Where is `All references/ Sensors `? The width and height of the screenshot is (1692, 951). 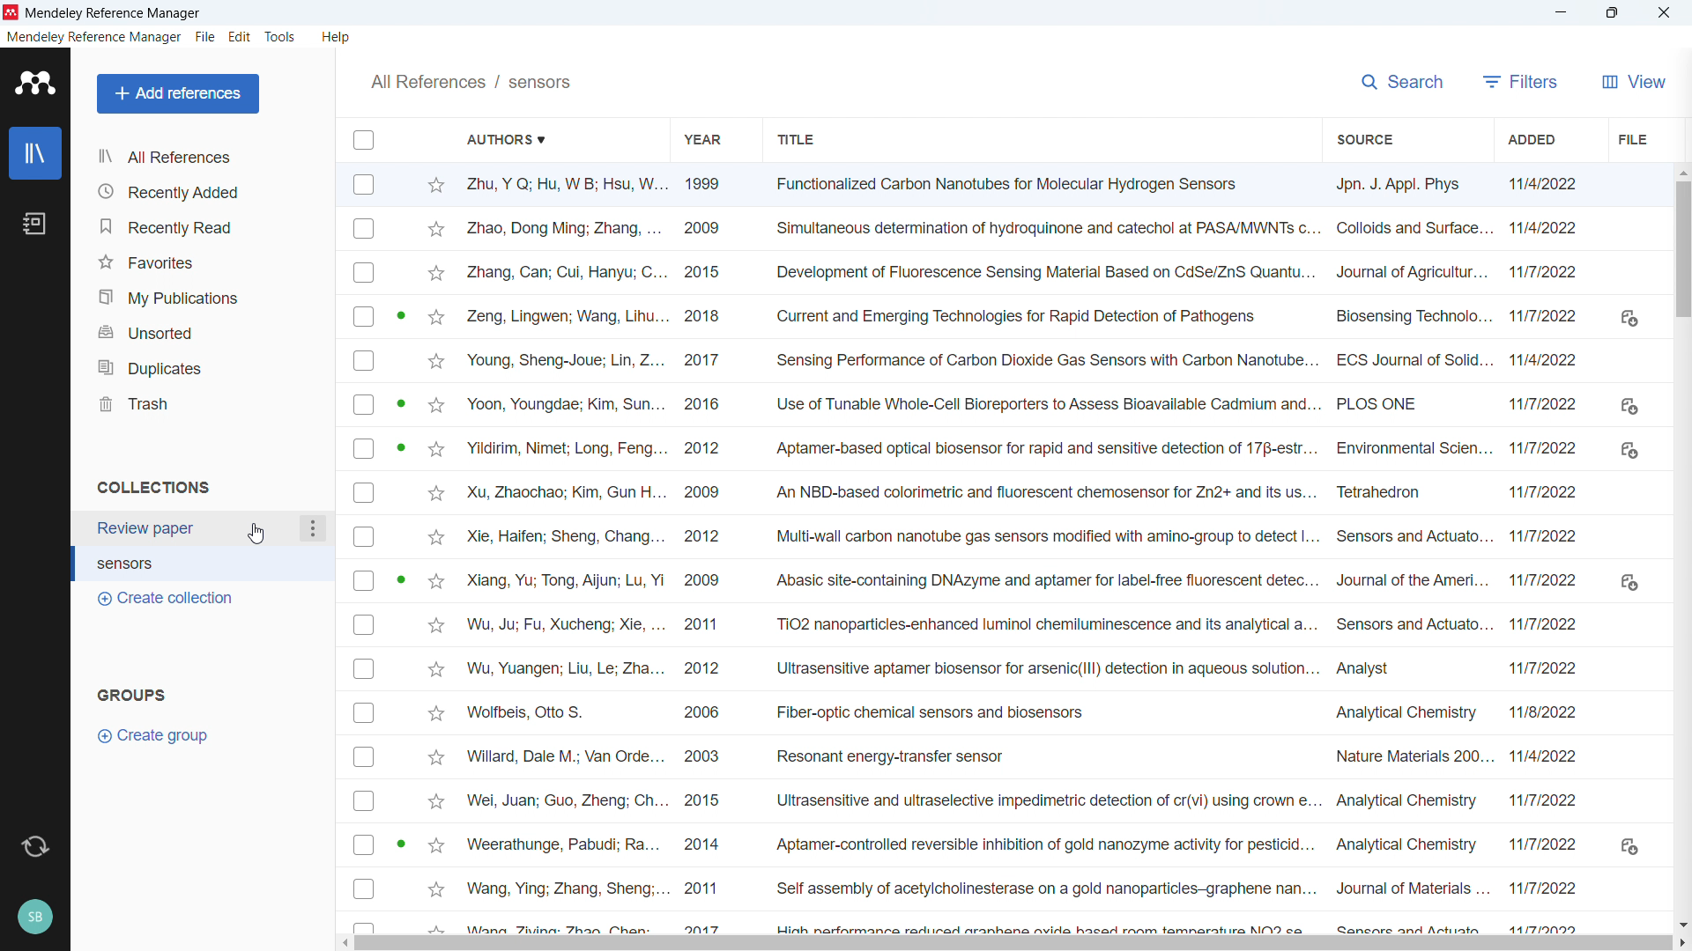
All references/ Sensors  is located at coordinates (471, 80).